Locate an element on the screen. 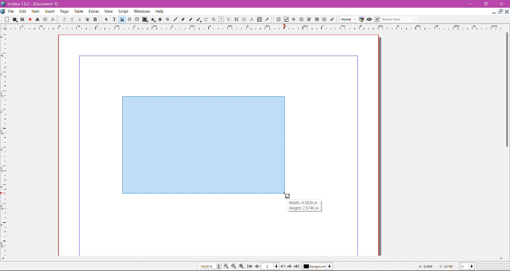 The width and height of the screenshot is (510, 271). Application Logo is located at coordinates (3, 4).